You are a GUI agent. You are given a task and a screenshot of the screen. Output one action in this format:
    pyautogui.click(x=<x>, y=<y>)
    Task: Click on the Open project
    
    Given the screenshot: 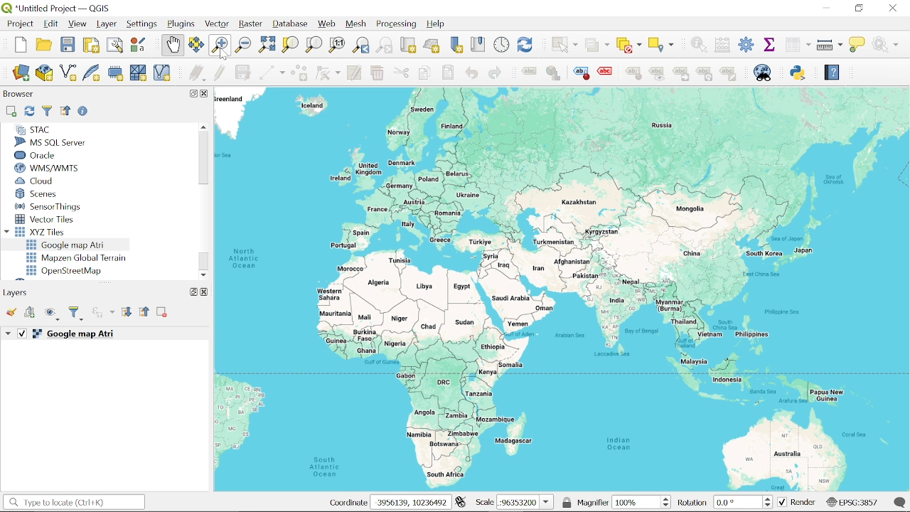 What is the action you would take?
    pyautogui.click(x=45, y=45)
    